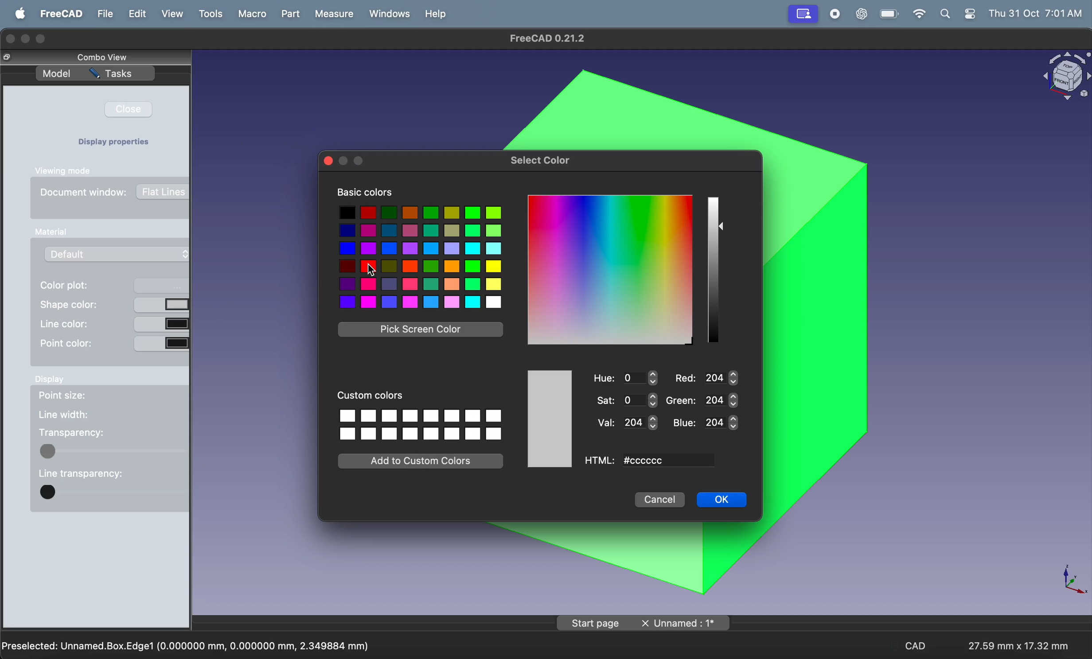 The height and width of the screenshot is (659, 1092). What do you see at coordinates (421, 330) in the screenshot?
I see `pick skin color` at bounding box center [421, 330].